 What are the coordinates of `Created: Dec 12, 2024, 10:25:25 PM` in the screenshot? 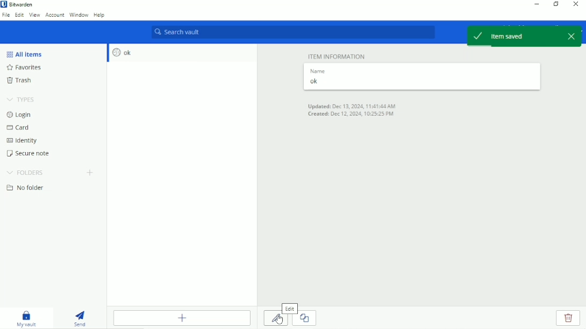 It's located at (352, 115).